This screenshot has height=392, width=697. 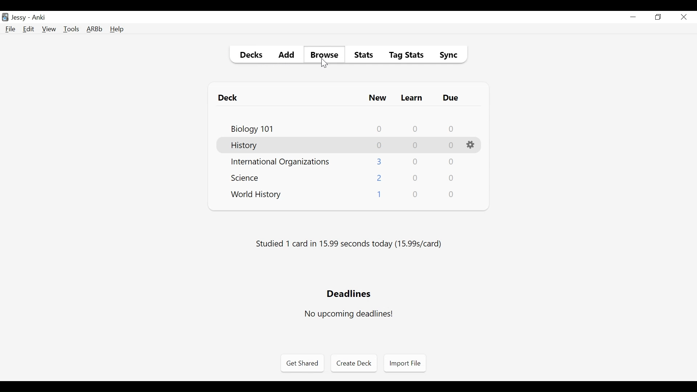 What do you see at coordinates (449, 98) in the screenshot?
I see `Due` at bounding box center [449, 98].